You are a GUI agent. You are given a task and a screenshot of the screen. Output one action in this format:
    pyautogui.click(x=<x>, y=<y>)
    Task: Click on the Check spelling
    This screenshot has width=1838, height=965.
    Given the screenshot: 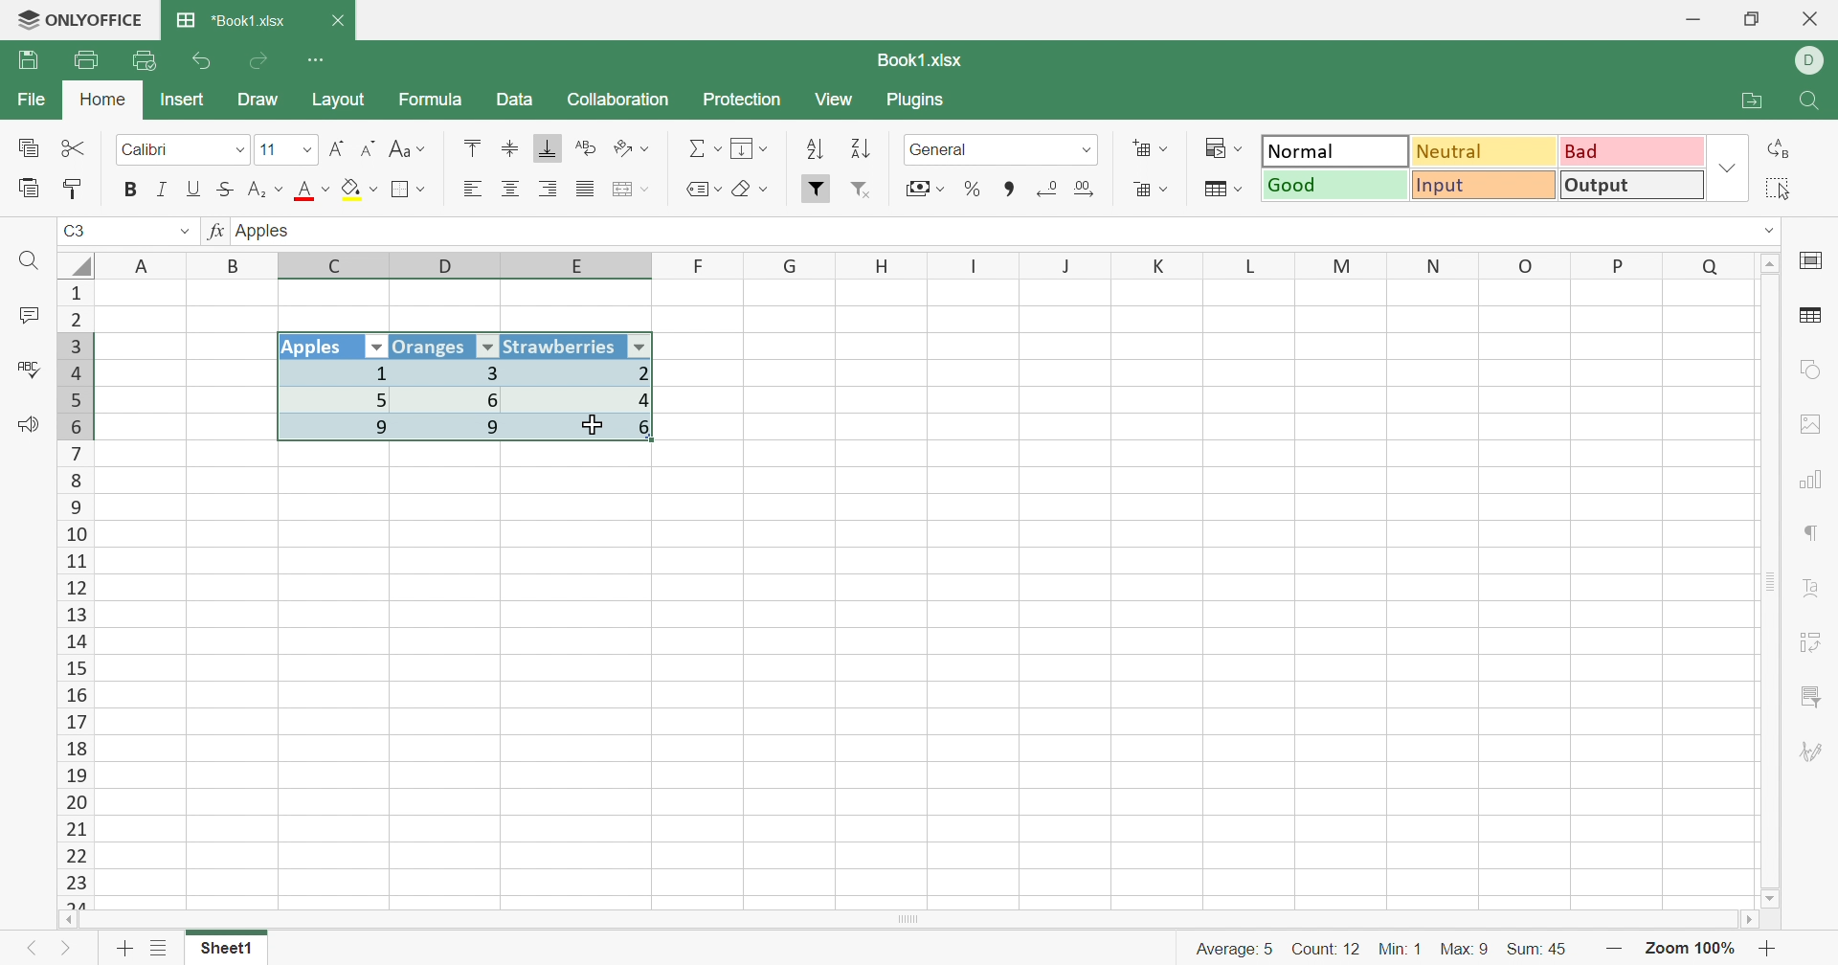 What is the action you would take?
    pyautogui.click(x=26, y=370)
    